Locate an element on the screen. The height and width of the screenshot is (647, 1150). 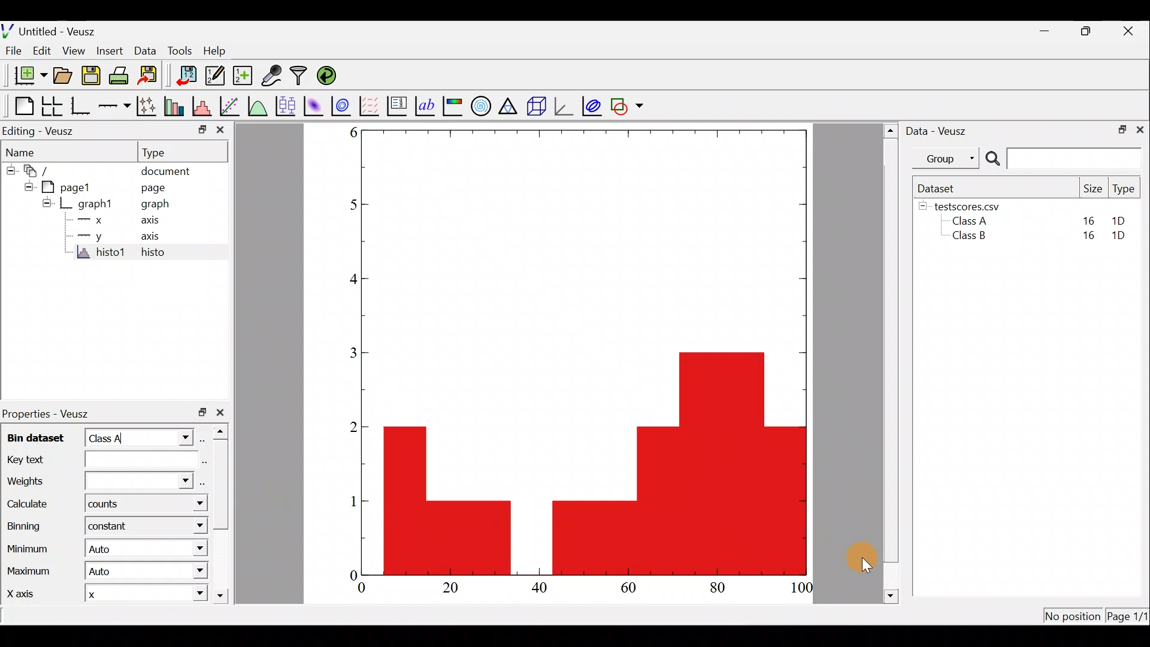
Calculate is located at coordinates (31, 505).